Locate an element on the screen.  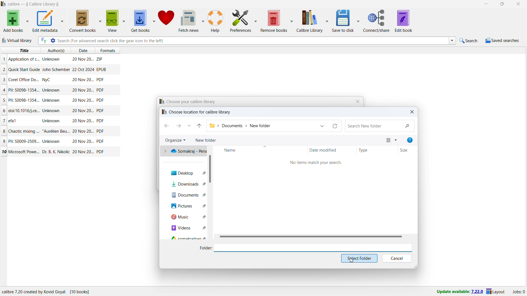
Date is located at coordinates (82, 80).